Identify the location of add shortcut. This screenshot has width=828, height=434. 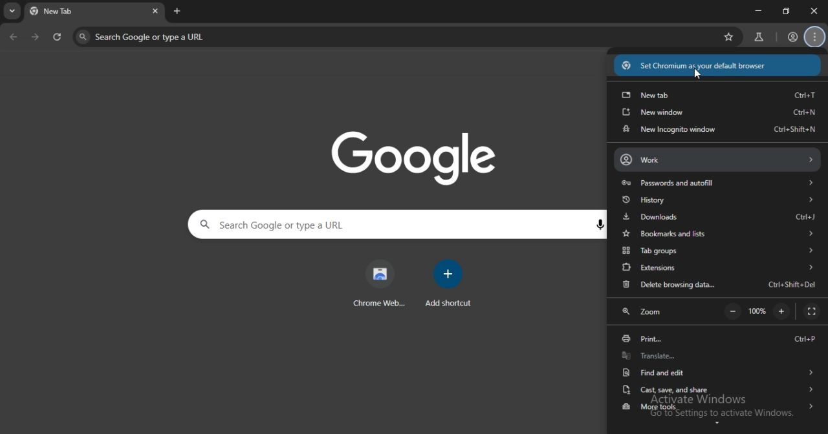
(452, 282).